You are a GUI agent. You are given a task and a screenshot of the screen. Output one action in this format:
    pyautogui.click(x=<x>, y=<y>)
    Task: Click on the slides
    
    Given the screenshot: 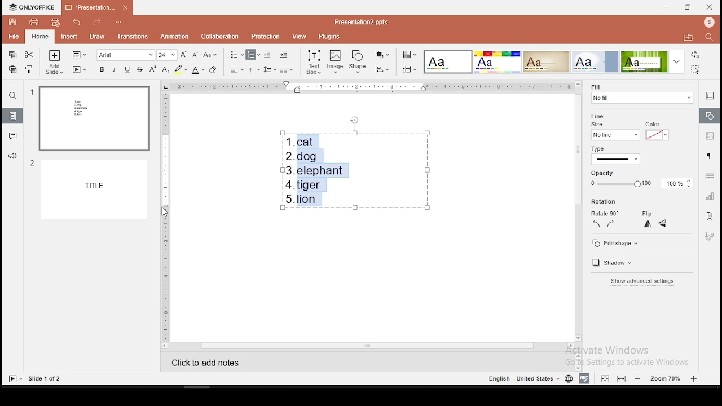 What is the action you would take?
    pyautogui.click(x=12, y=116)
    